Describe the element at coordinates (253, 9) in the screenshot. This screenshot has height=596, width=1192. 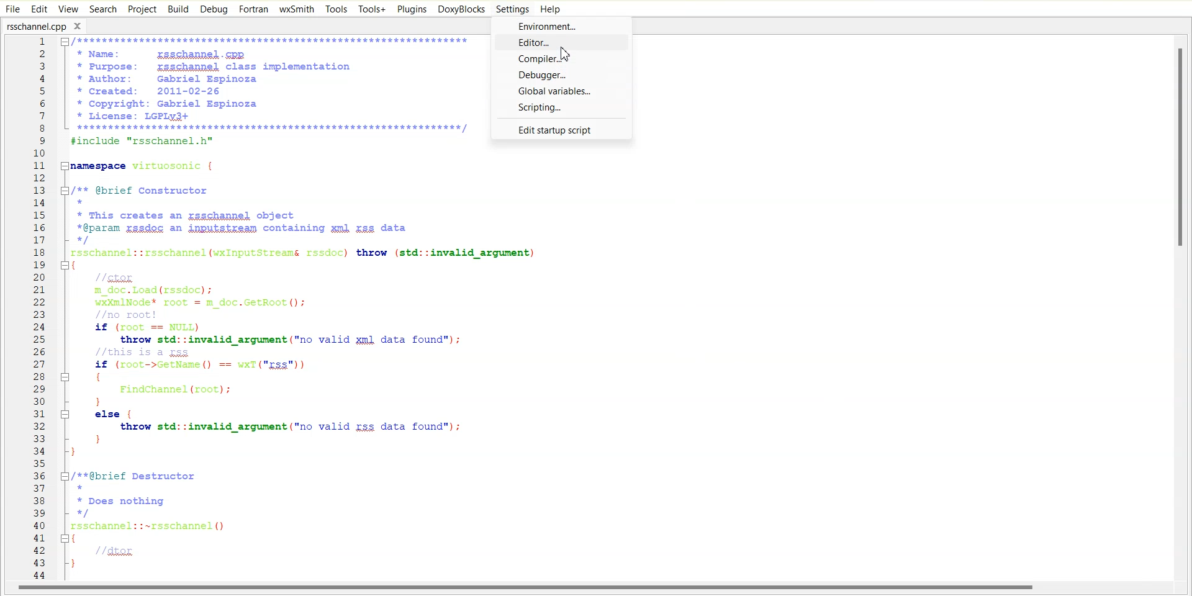
I see `Fortran` at that location.